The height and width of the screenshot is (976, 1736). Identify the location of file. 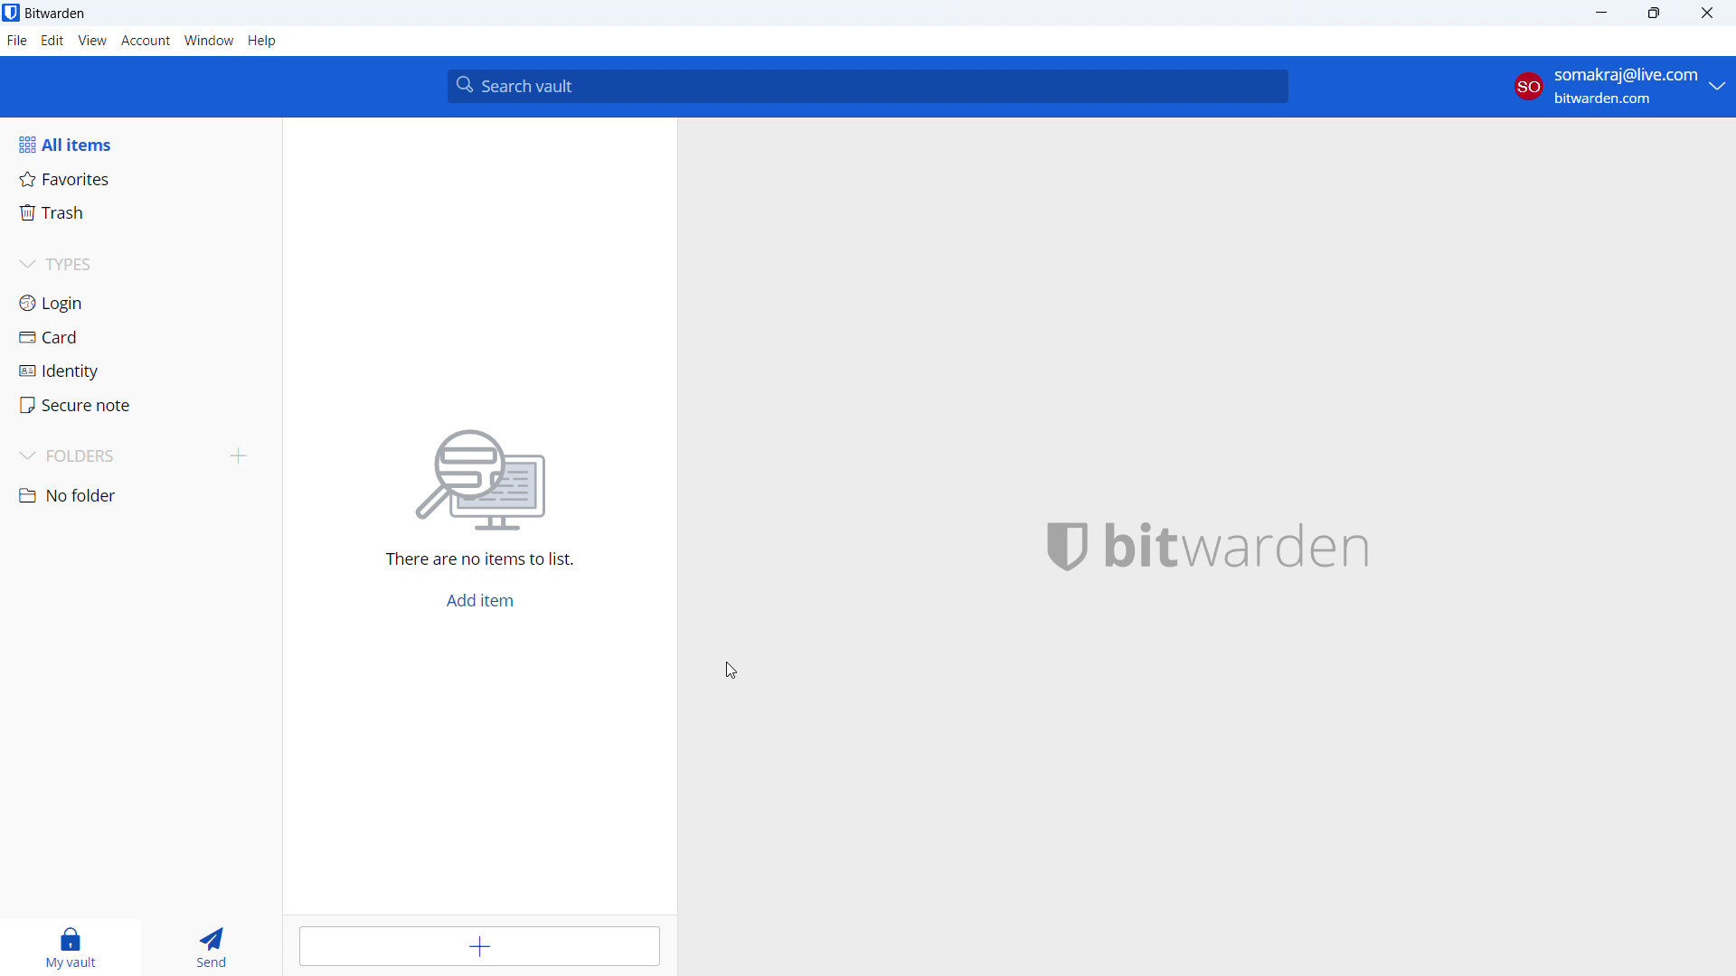
(16, 42).